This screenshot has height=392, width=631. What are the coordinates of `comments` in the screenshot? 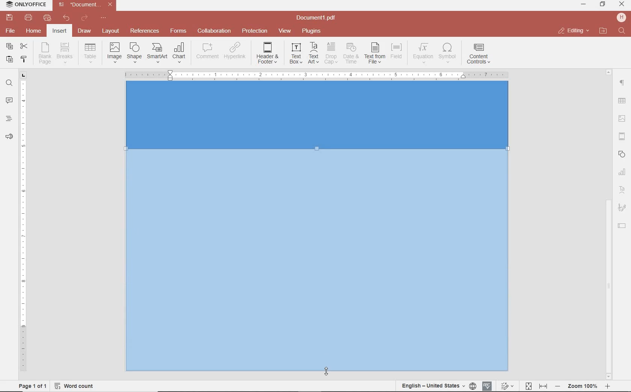 It's located at (9, 101).